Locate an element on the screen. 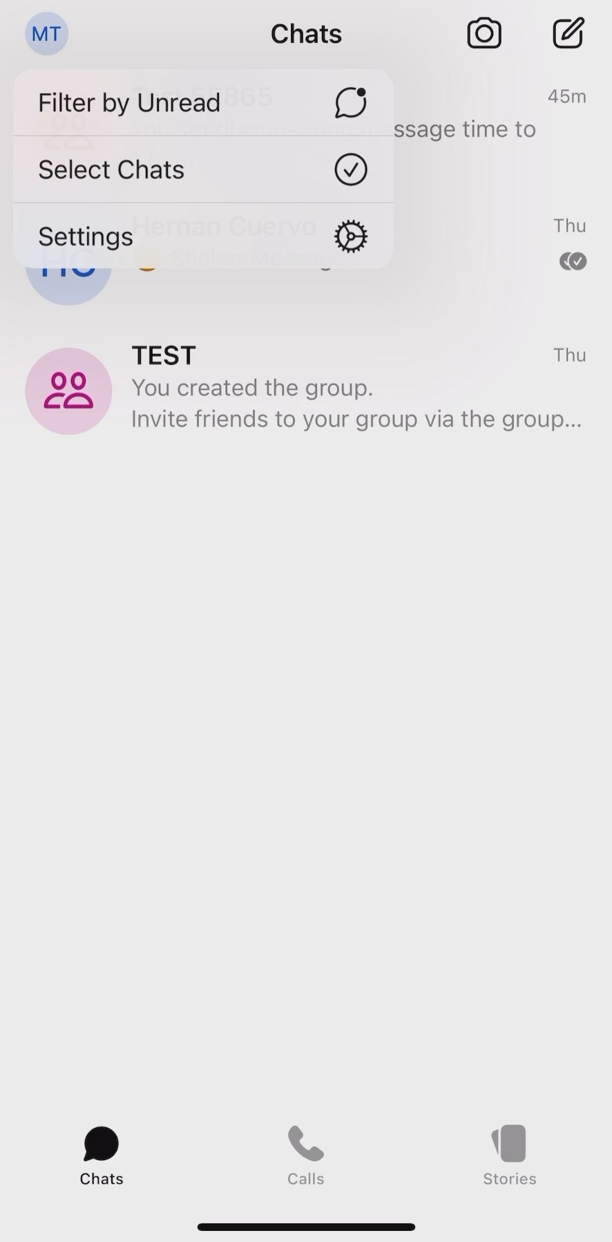 This screenshot has height=1242, width=612. settings  is located at coordinates (201, 233).